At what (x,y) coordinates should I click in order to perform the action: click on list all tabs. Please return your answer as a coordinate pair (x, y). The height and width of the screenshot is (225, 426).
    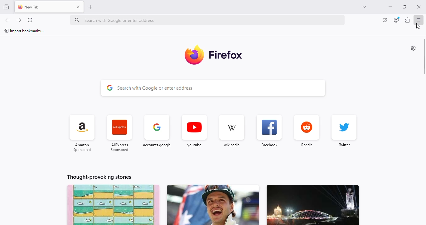
    Looking at the image, I should click on (365, 7).